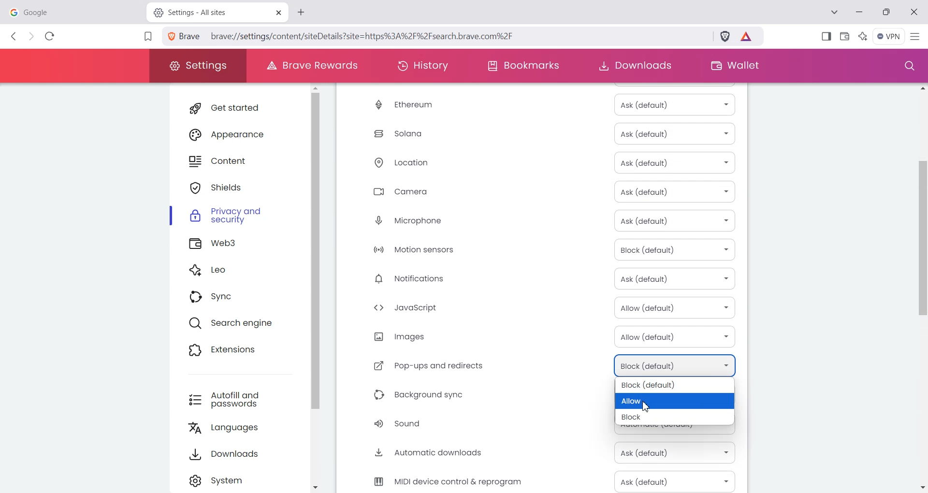 This screenshot has height=493, width=928. What do you see at coordinates (544, 337) in the screenshot?
I see `Image Allow (Default)` at bounding box center [544, 337].